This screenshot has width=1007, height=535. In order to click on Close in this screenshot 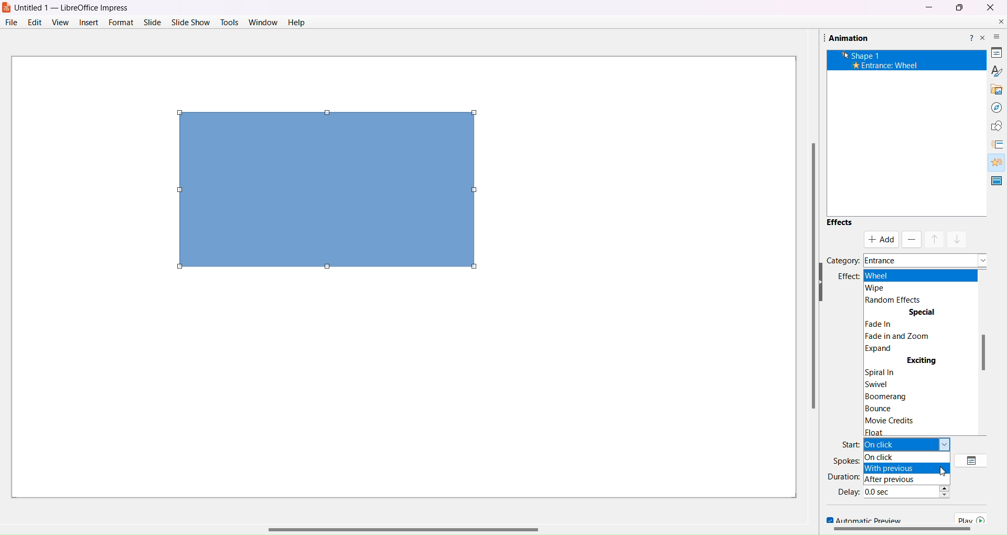, I will do `click(990, 7)`.